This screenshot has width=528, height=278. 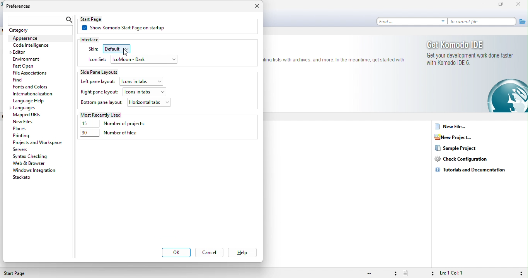 I want to click on logo, so click(x=335, y=60).